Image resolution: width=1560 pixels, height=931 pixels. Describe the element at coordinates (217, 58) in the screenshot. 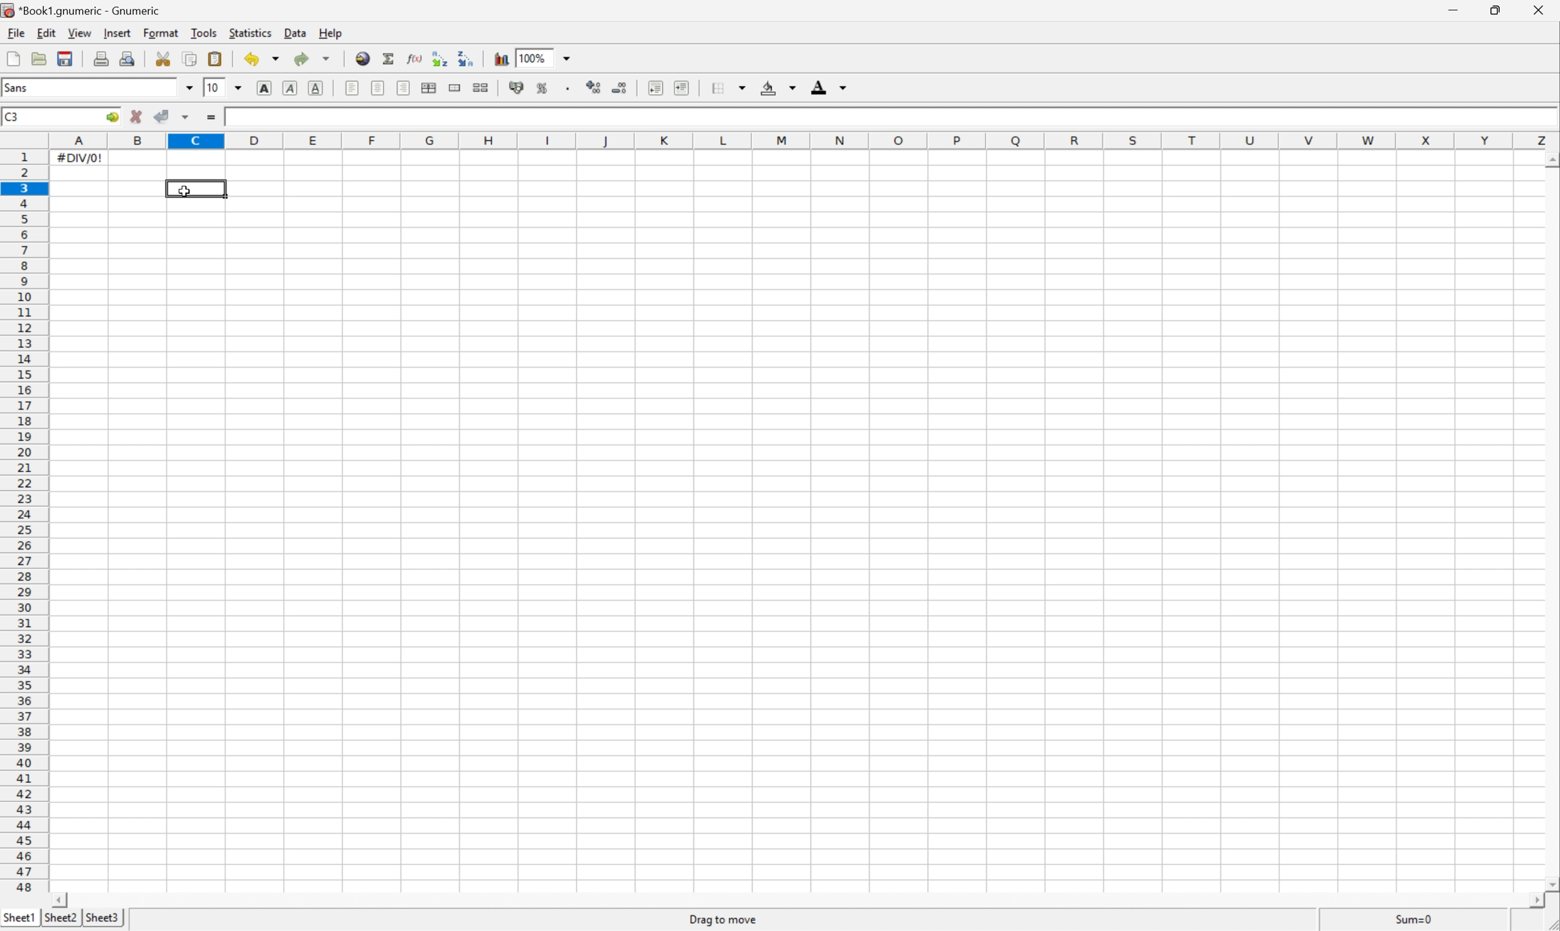

I see `Paste the clipboard` at that location.